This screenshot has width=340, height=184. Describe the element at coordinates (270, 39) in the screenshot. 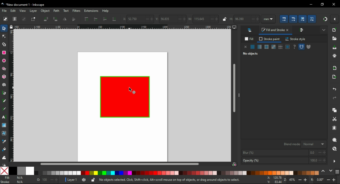

I see `stroke paint` at that location.